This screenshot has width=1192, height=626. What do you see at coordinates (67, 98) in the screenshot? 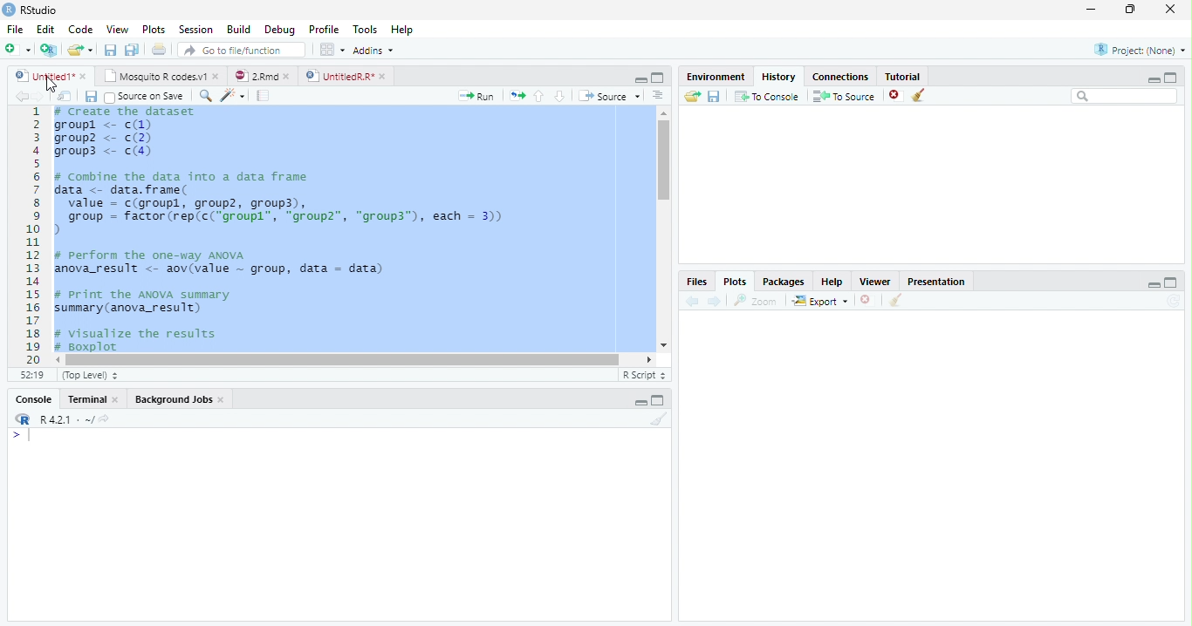
I see `Show in new window` at bounding box center [67, 98].